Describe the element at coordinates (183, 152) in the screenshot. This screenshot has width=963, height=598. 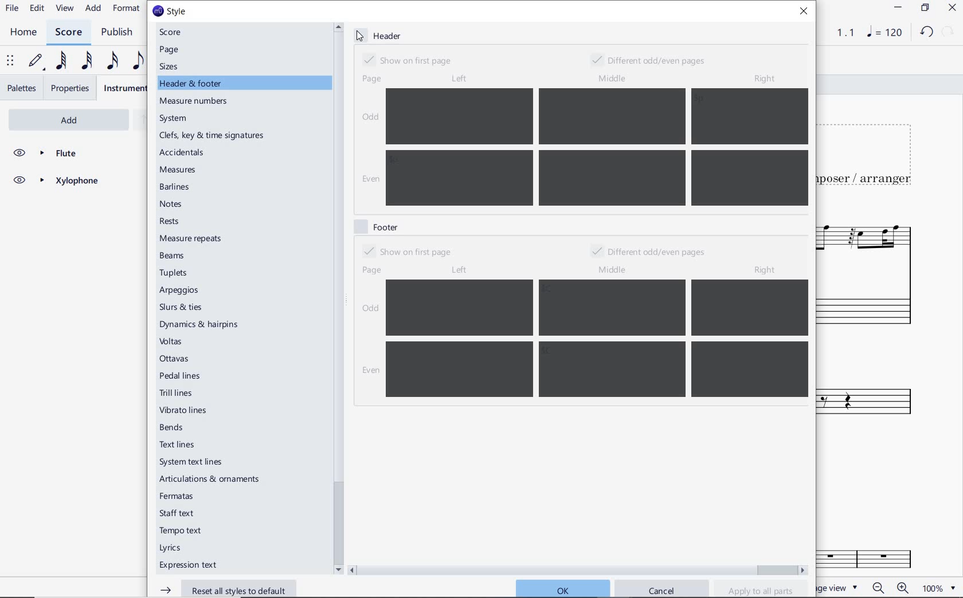
I see `accidentals` at that location.